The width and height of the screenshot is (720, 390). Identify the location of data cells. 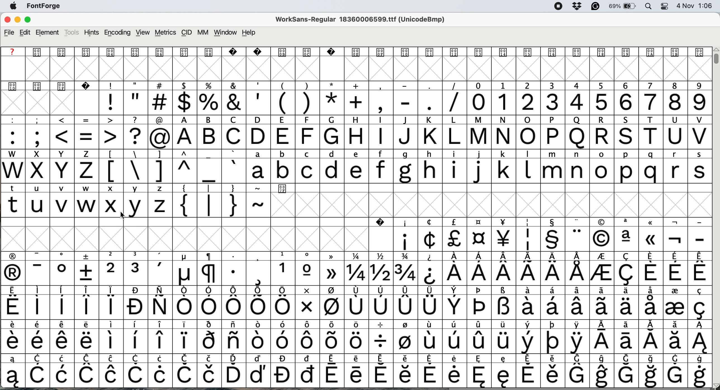
(501, 188).